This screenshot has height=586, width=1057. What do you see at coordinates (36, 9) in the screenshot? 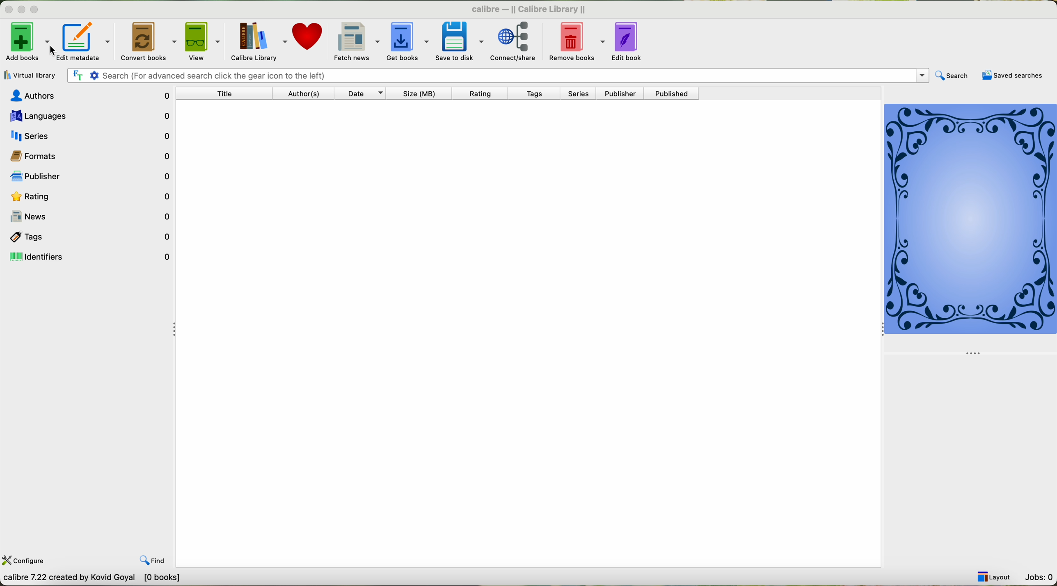
I see `maximize` at bounding box center [36, 9].